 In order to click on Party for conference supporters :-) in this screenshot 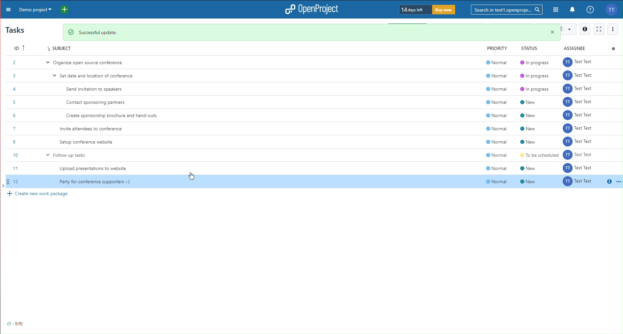, I will do `click(95, 181)`.